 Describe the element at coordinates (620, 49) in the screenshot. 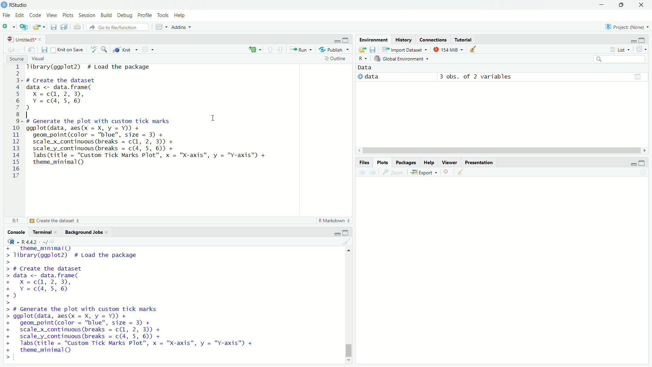

I see `list` at that location.